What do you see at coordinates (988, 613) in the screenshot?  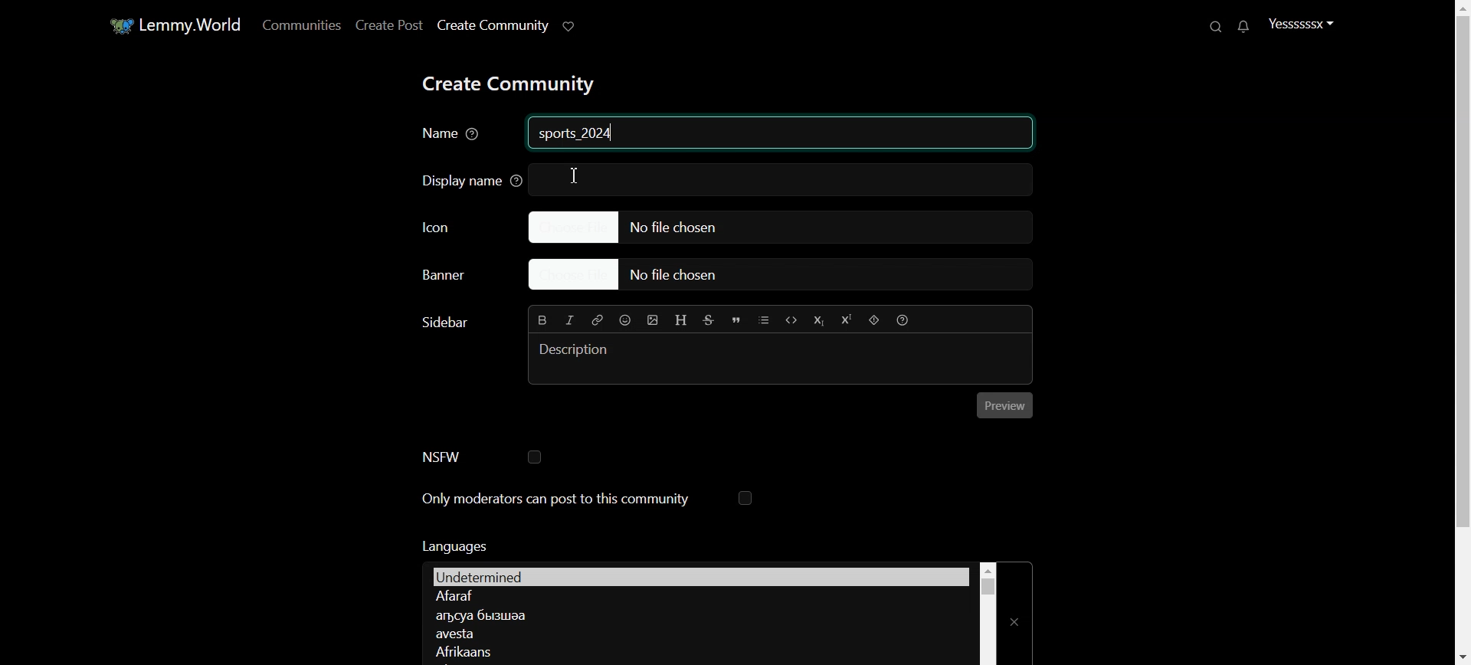 I see `Vertical scroll bar` at bounding box center [988, 613].